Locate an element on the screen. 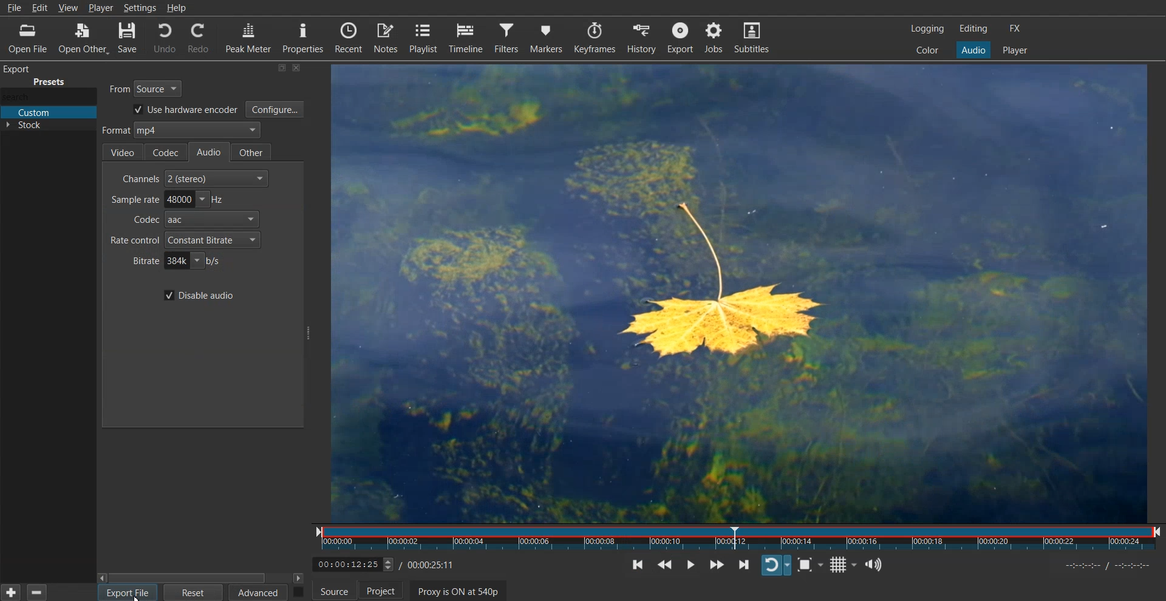 The image size is (1166, 601). Toggle grid display on the player is located at coordinates (844, 564).